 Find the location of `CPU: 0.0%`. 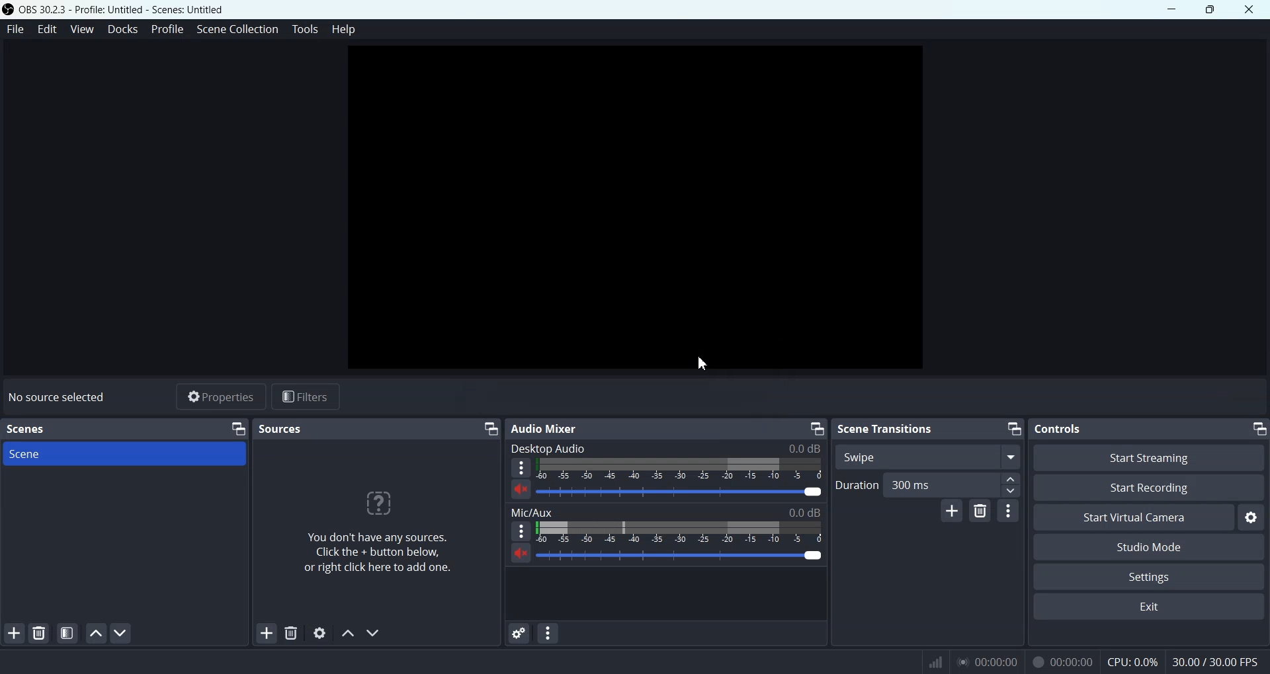

CPU: 0.0% is located at coordinates (1132, 661).